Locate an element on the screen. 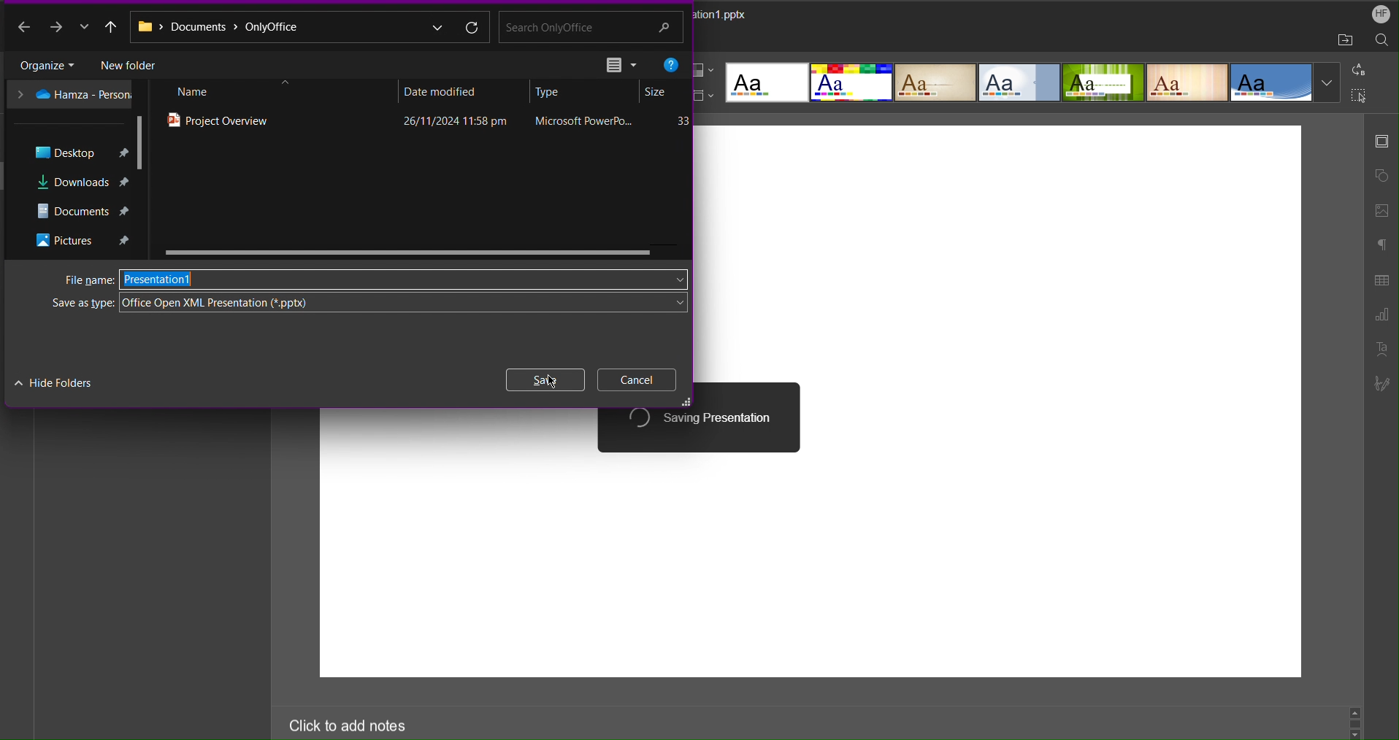  Signature is located at coordinates (1381, 385).